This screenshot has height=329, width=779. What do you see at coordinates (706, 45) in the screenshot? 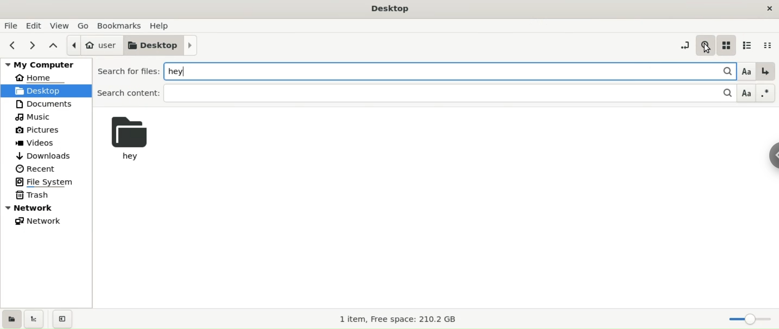
I see `search ` at bounding box center [706, 45].